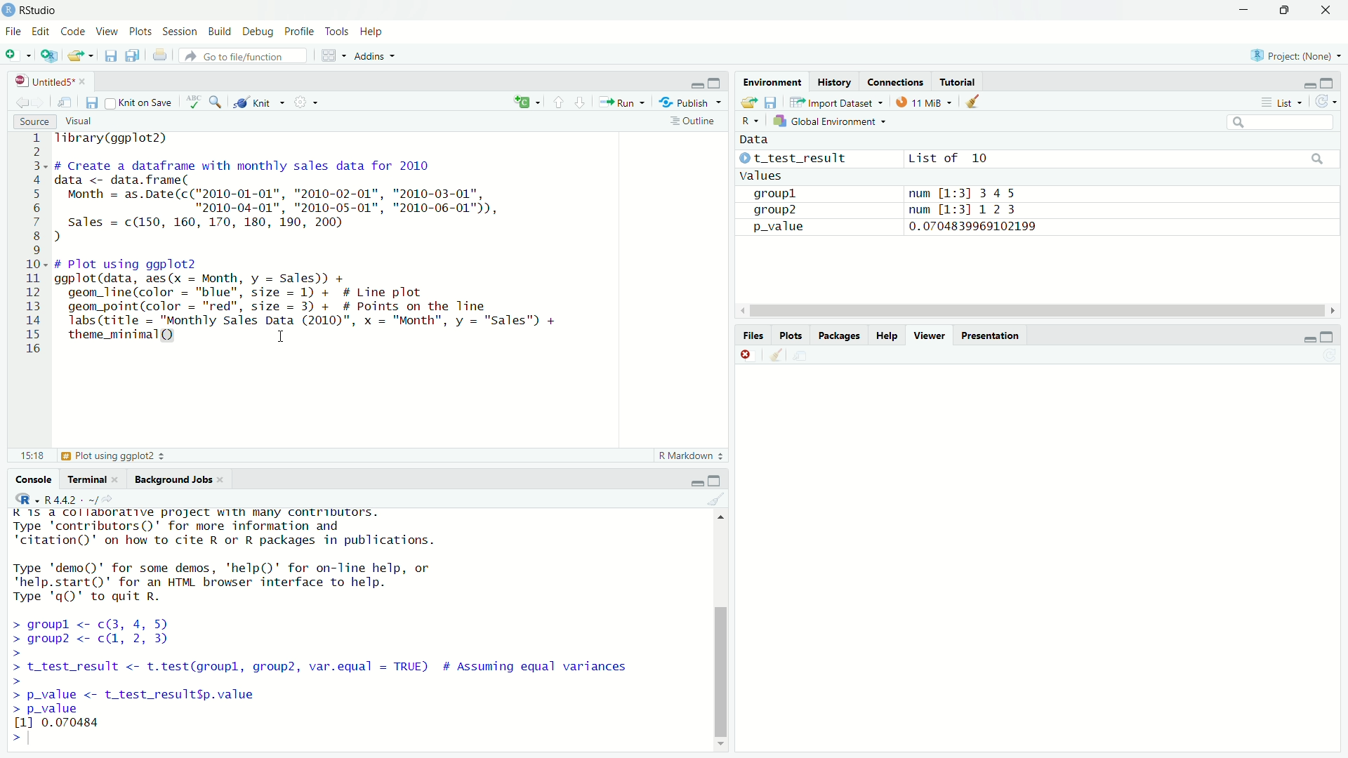 The image size is (1348, 758). Describe the element at coordinates (866, 159) in the screenshot. I see `© t_test_result List of 10` at that location.